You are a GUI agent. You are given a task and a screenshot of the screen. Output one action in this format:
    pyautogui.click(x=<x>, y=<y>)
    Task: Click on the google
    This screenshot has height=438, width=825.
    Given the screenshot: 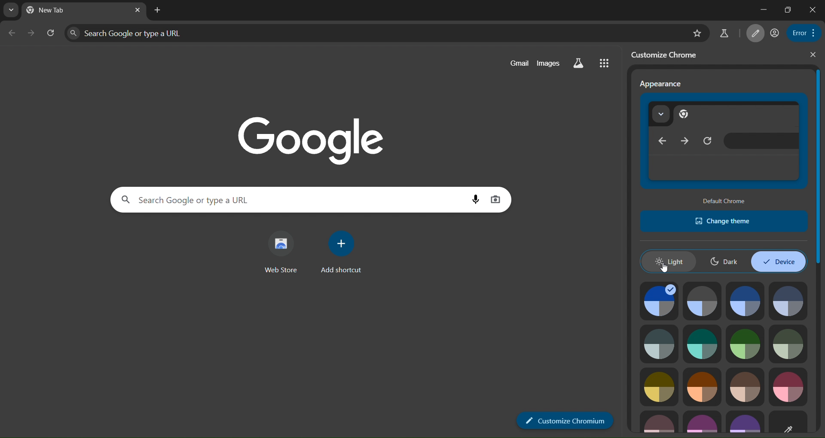 What is the action you would take?
    pyautogui.click(x=306, y=138)
    